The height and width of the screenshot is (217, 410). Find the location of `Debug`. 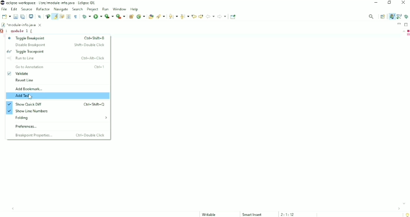

Debug is located at coordinates (407, 17).